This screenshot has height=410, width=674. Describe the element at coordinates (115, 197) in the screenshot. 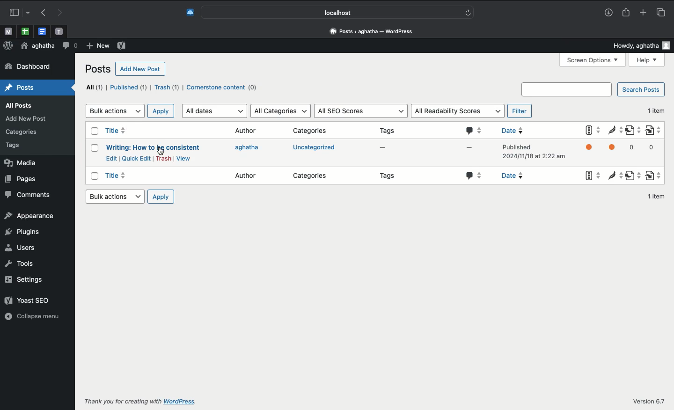

I see `Bulk actions` at that location.